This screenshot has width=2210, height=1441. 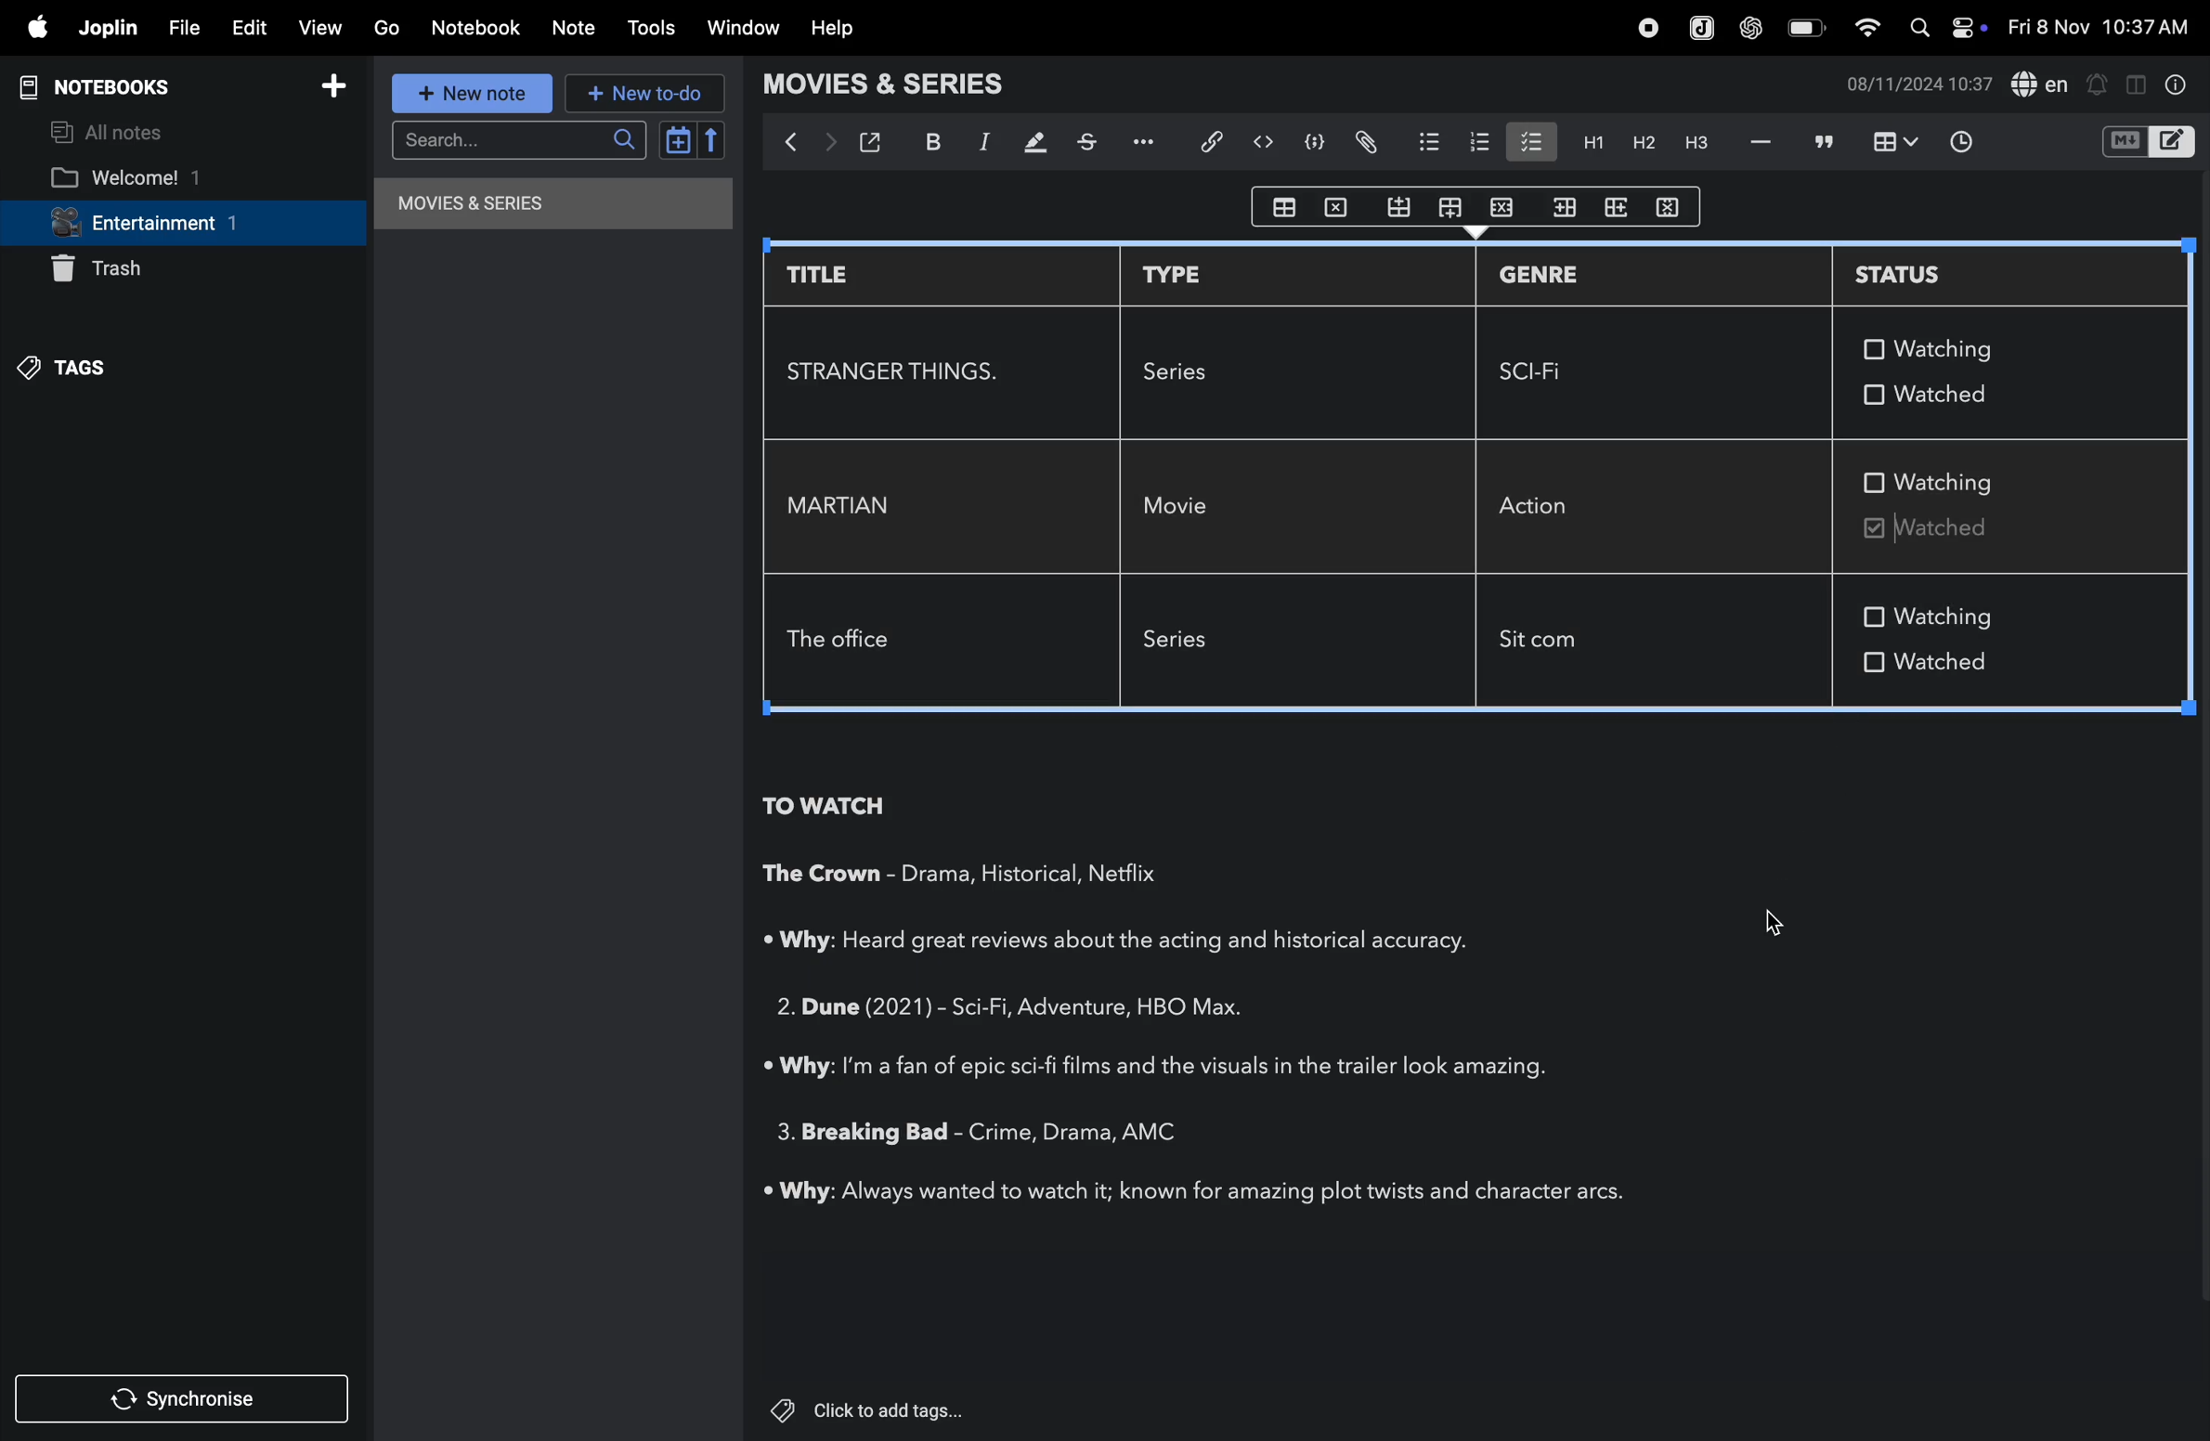 I want to click on reason to watch, so click(x=1140, y=941).